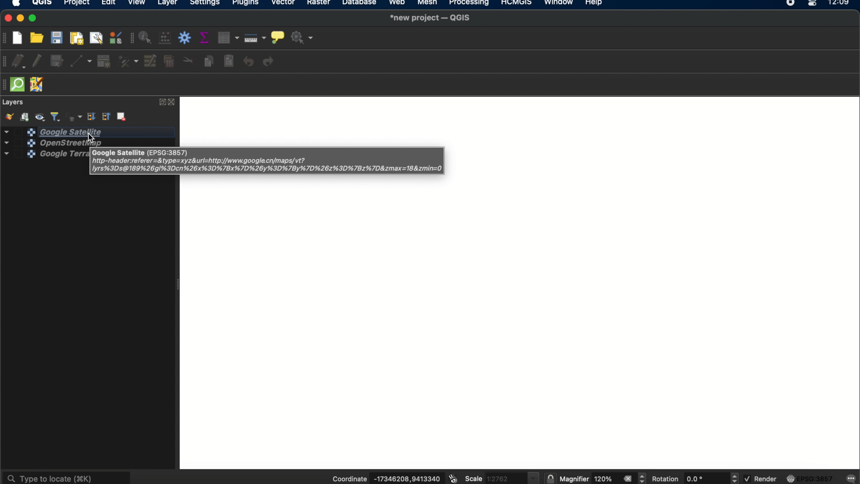 This screenshot has height=484, width=860. Describe the element at coordinates (128, 62) in the screenshot. I see `vertex tool` at that location.